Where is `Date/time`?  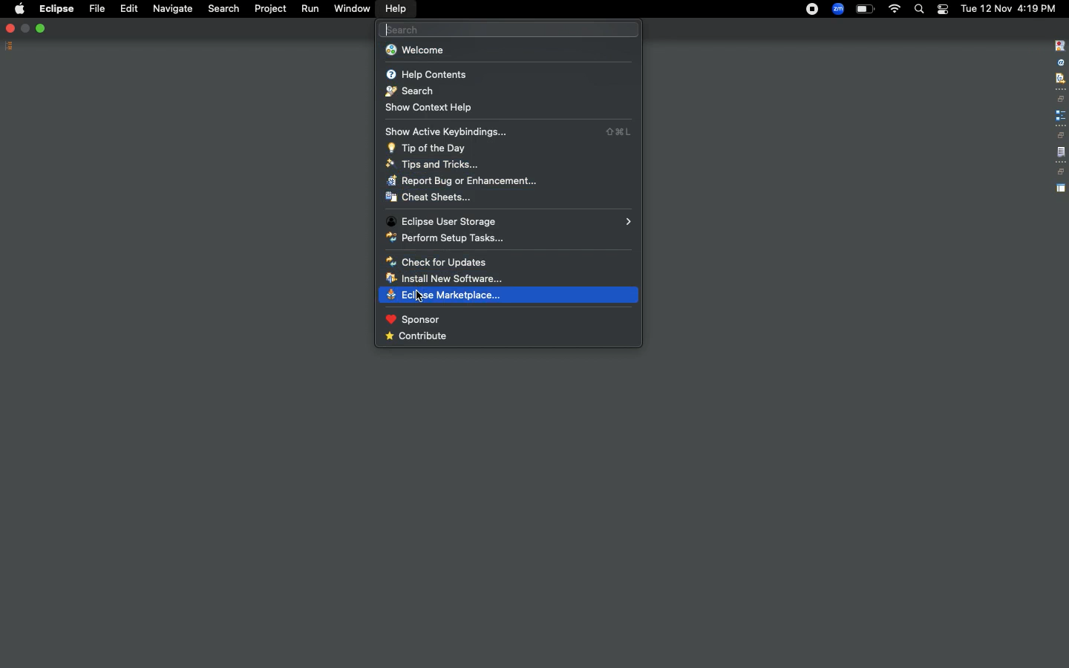 Date/time is located at coordinates (1010, 7).